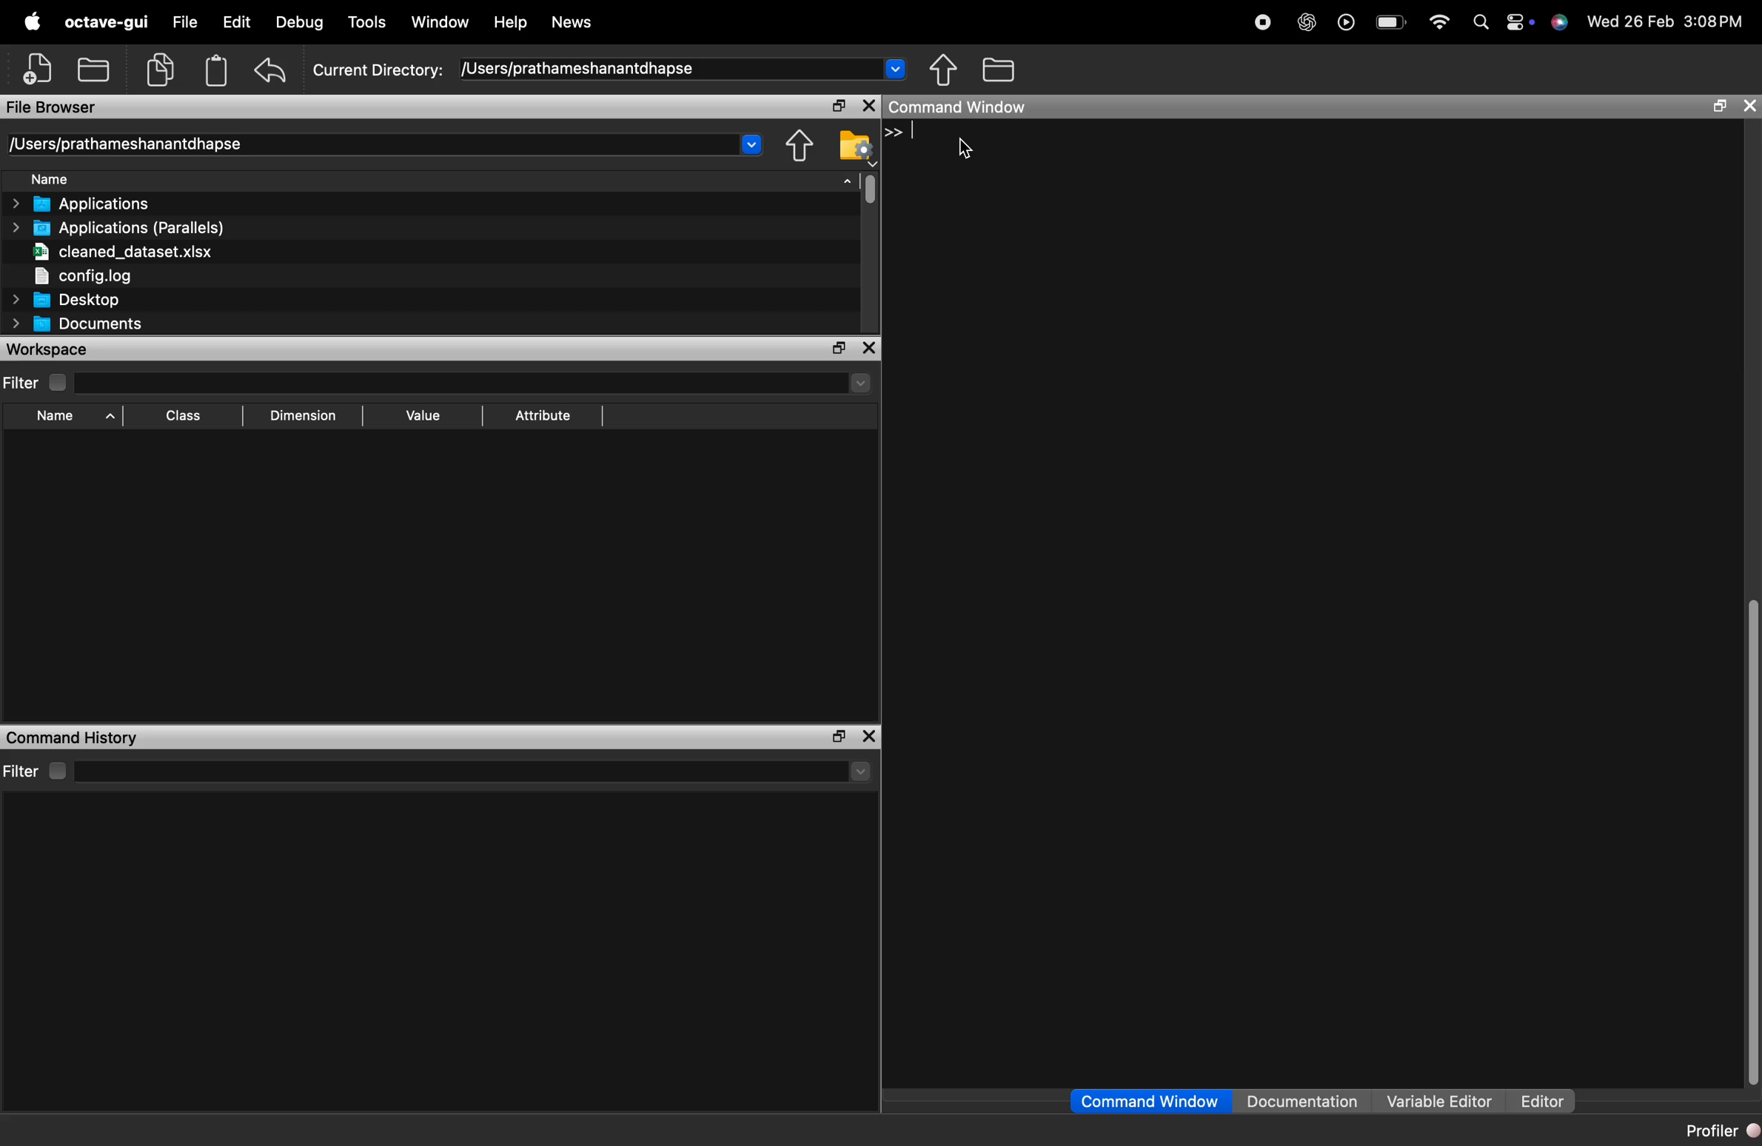  I want to click on close, so click(869, 349).